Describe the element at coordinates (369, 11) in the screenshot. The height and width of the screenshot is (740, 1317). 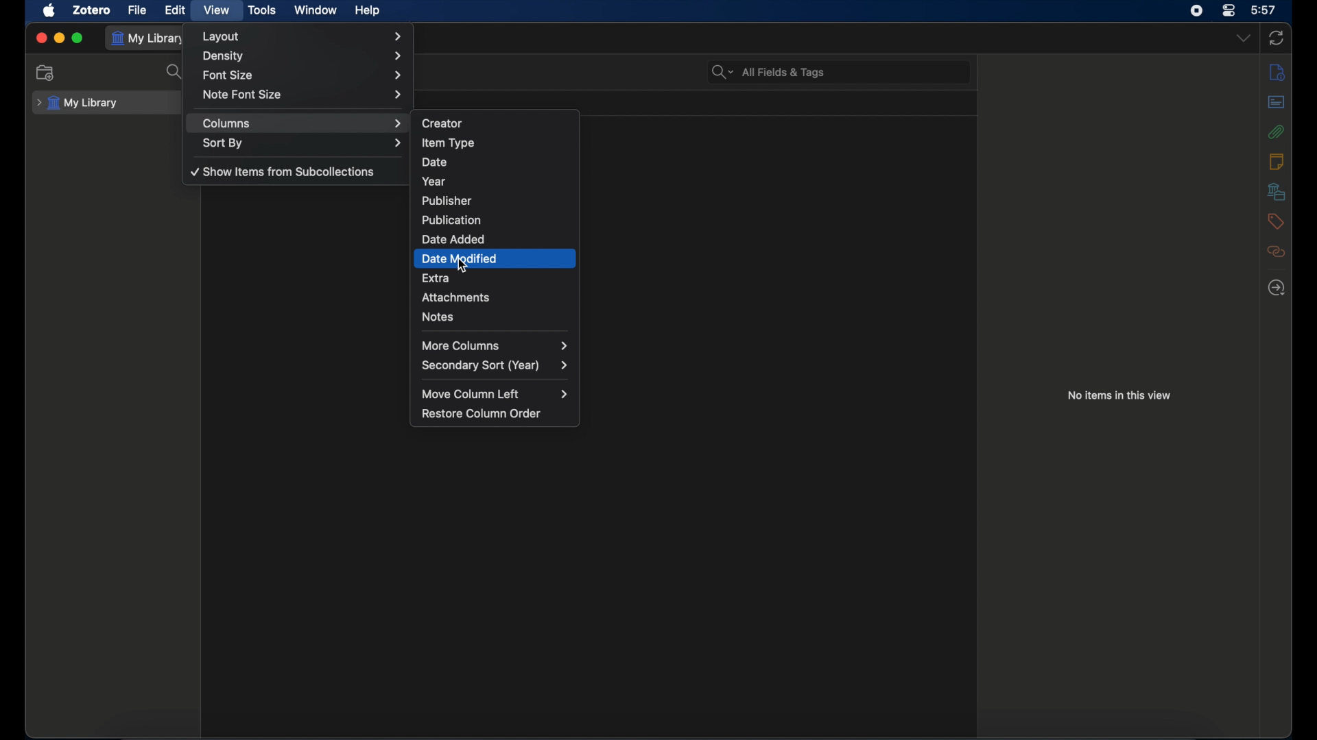
I see `help` at that location.